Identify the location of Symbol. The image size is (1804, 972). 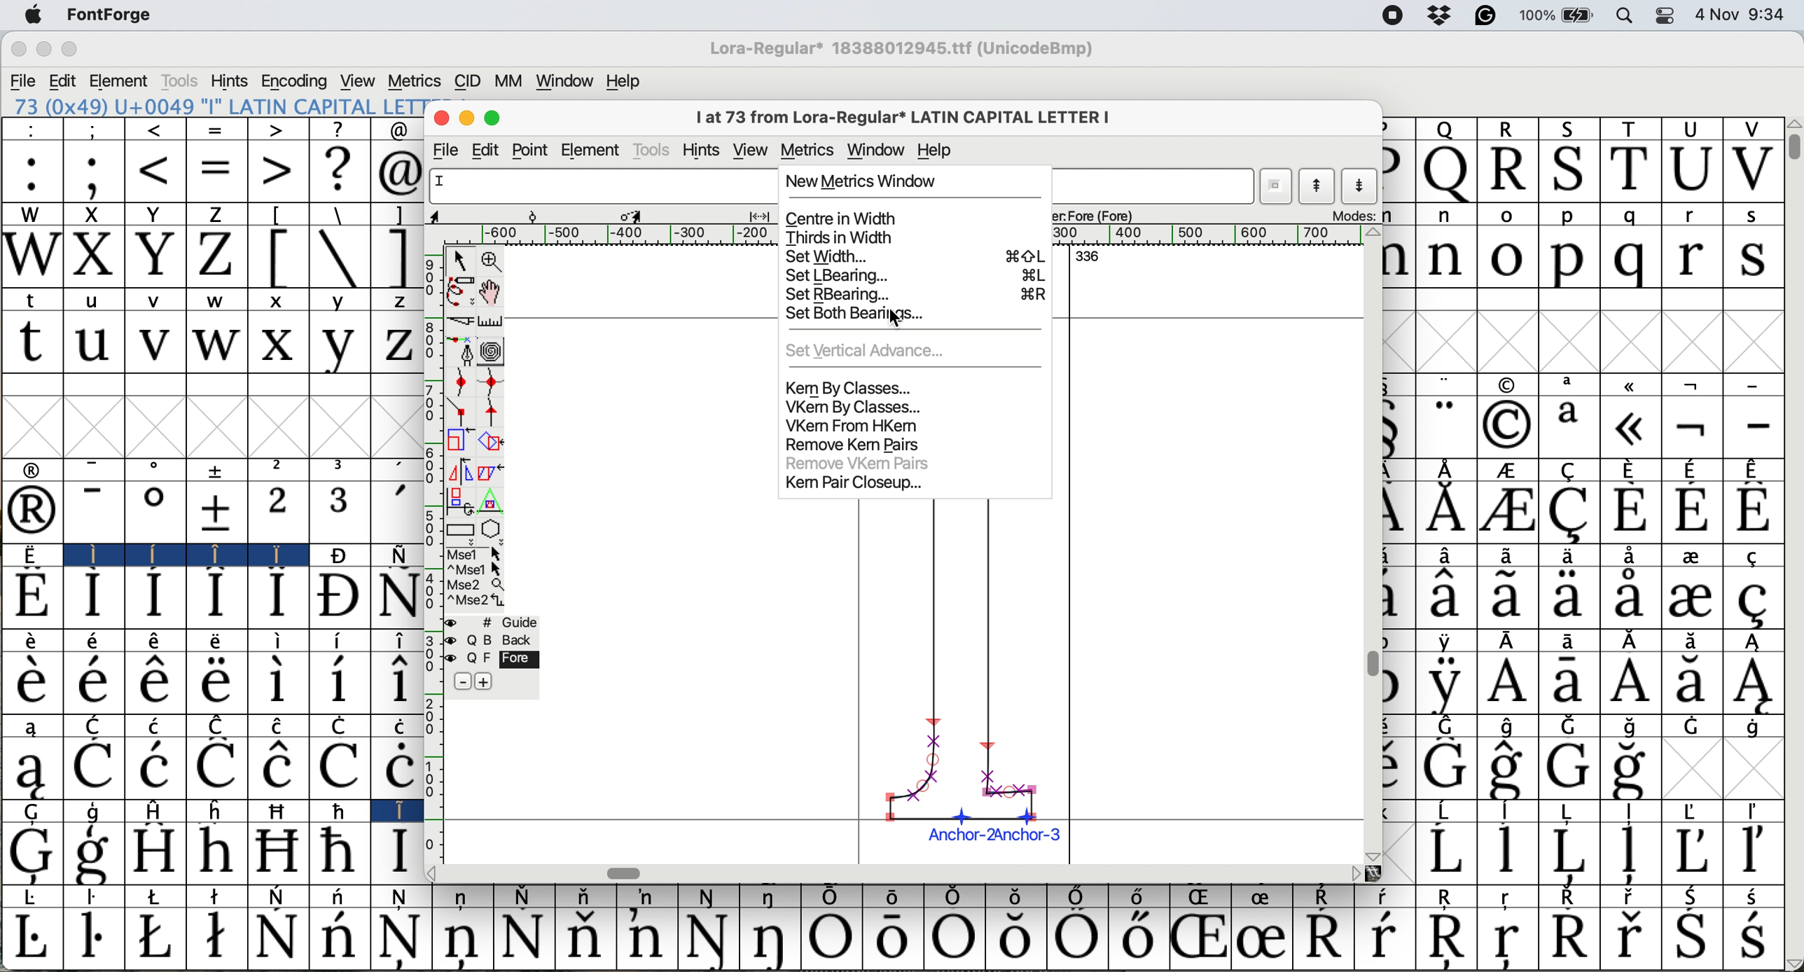
(1510, 898).